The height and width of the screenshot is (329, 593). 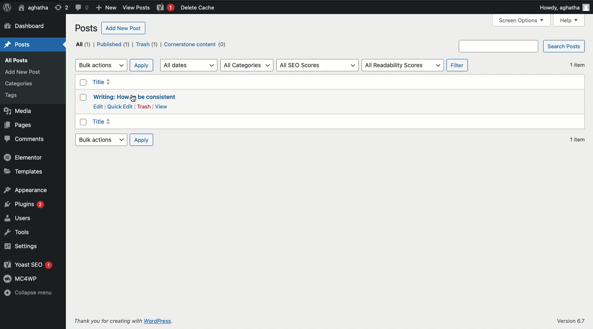 I want to click on Trash, so click(x=147, y=44).